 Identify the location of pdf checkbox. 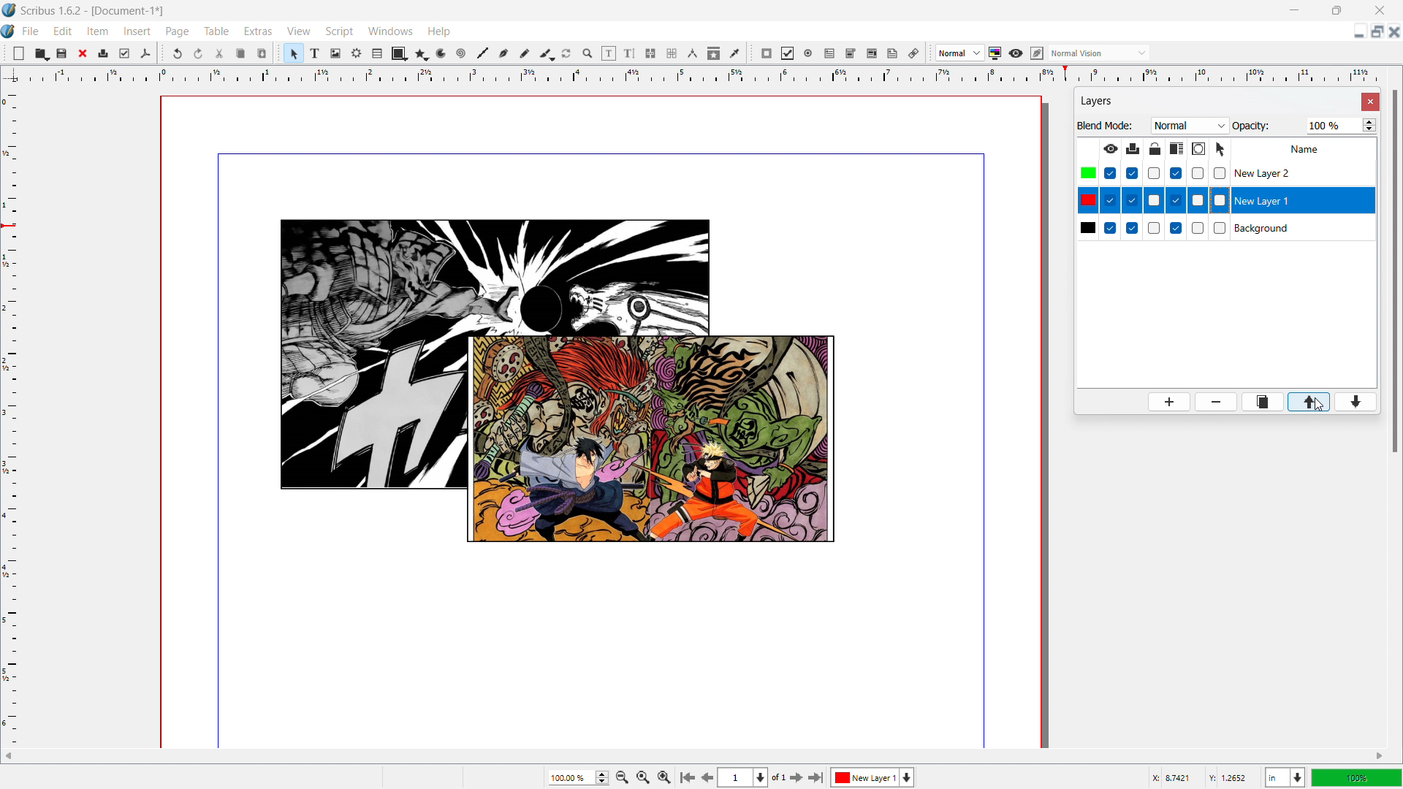
(788, 53).